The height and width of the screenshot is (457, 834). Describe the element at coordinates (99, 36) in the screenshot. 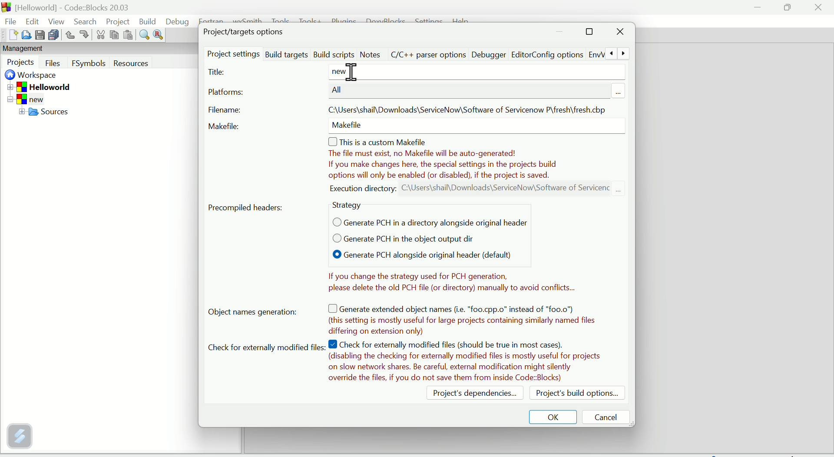

I see `Cut` at that location.